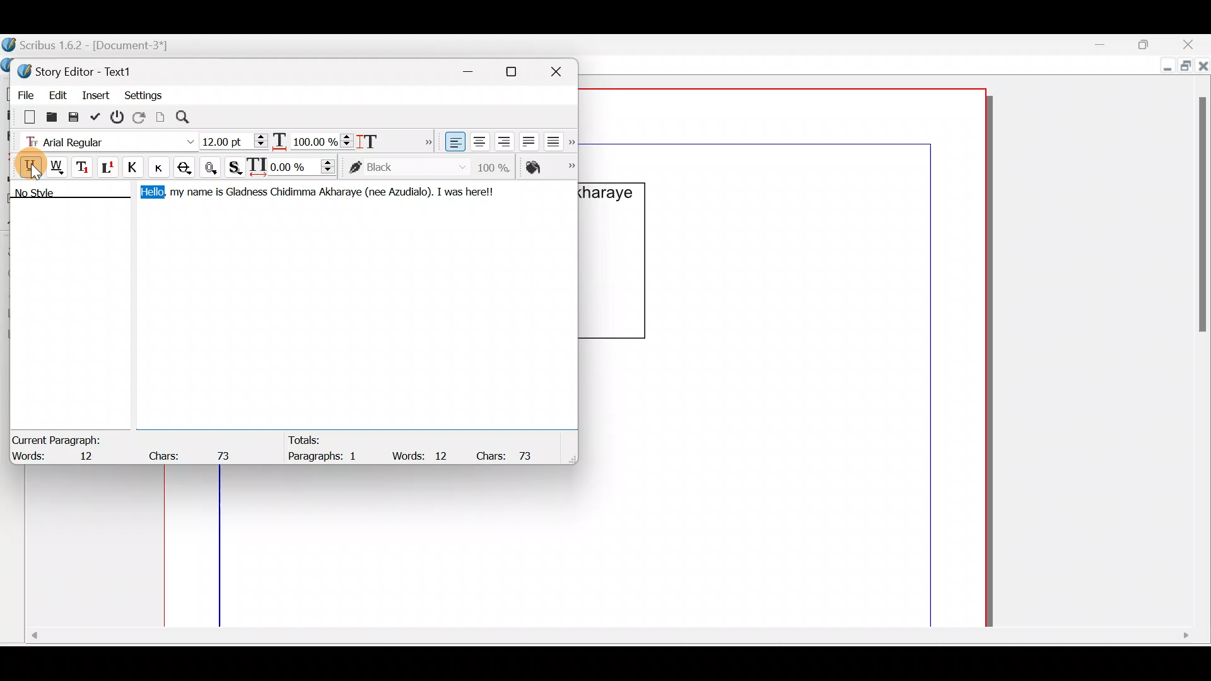 Image resolution: width=1211 pixels, height=681 pixels. What do you see at coordinates (373, 192) in the screenshot?
I see `(nee` at bounding box center [373, 192].